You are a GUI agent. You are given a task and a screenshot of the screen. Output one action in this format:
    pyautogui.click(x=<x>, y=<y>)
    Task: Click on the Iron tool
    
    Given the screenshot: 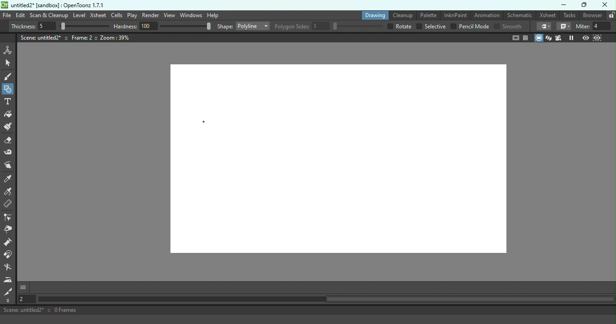 What is the action you would take?
    pyautogui.click(x=8, y=280)
    